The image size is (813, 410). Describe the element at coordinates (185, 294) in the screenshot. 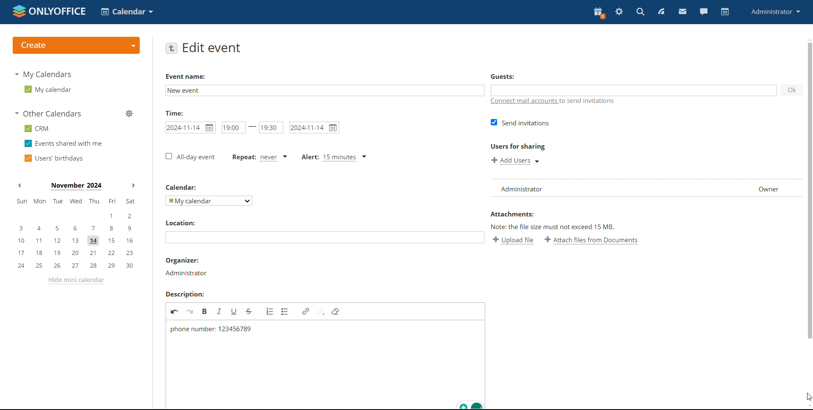

I see `description` at that location.